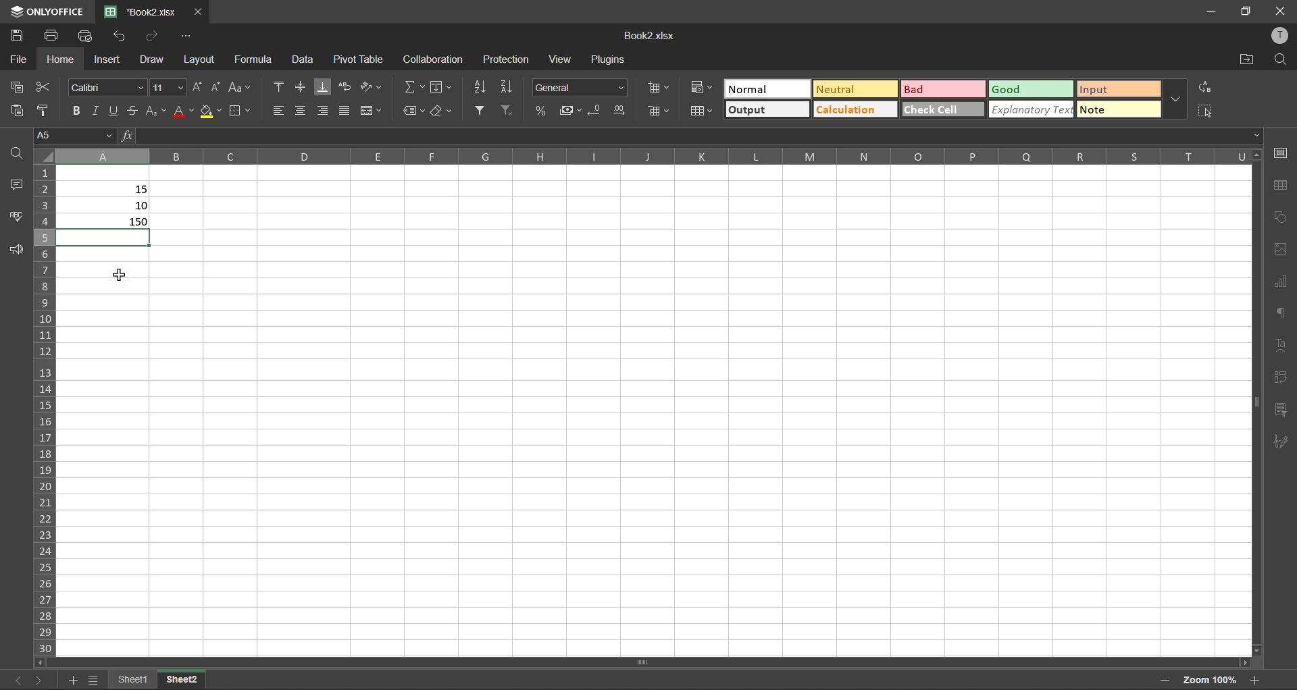 The image size is (1297, 690). Describe the element at coordinates (643, 662) in the screenshot. I see `scrollbar` at that location.